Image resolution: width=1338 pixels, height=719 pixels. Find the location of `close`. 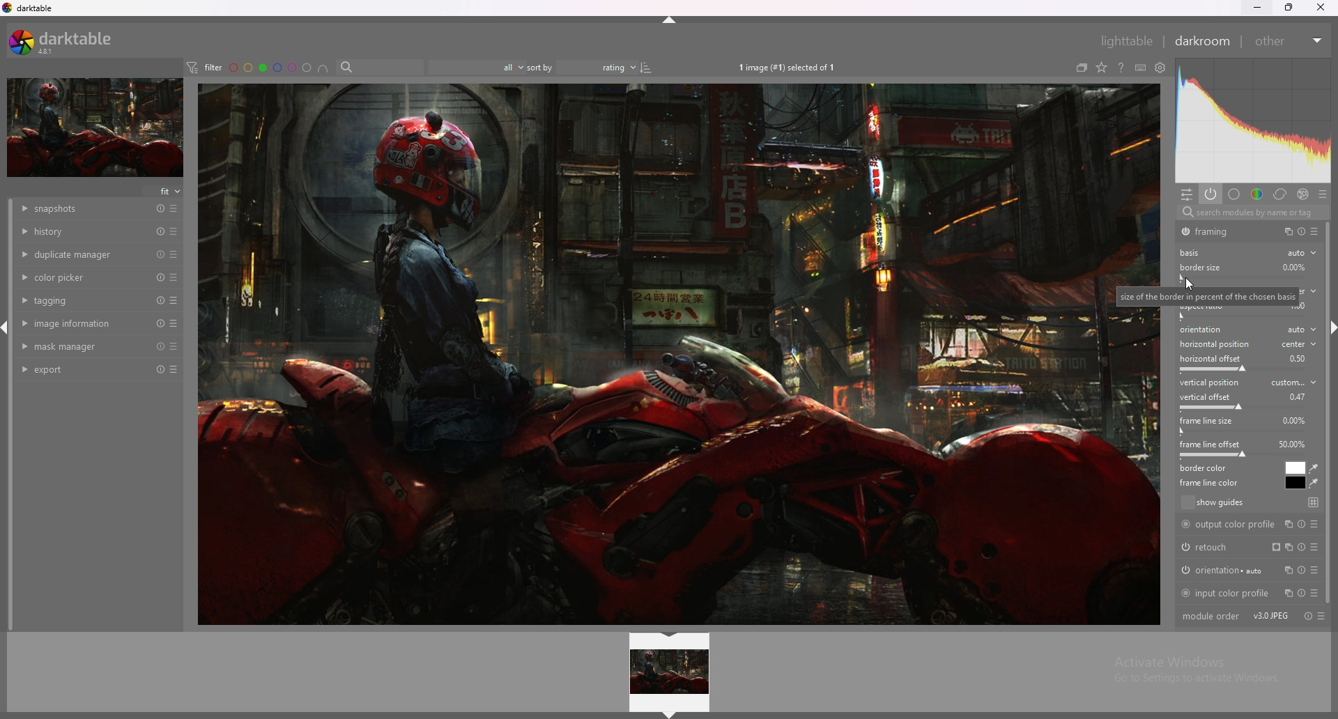

close is located at coordinates (1321, 8).